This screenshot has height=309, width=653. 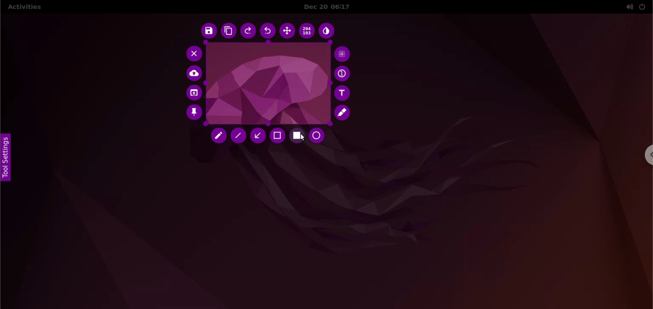 I want to click on power options, so click(x=642, y=6).